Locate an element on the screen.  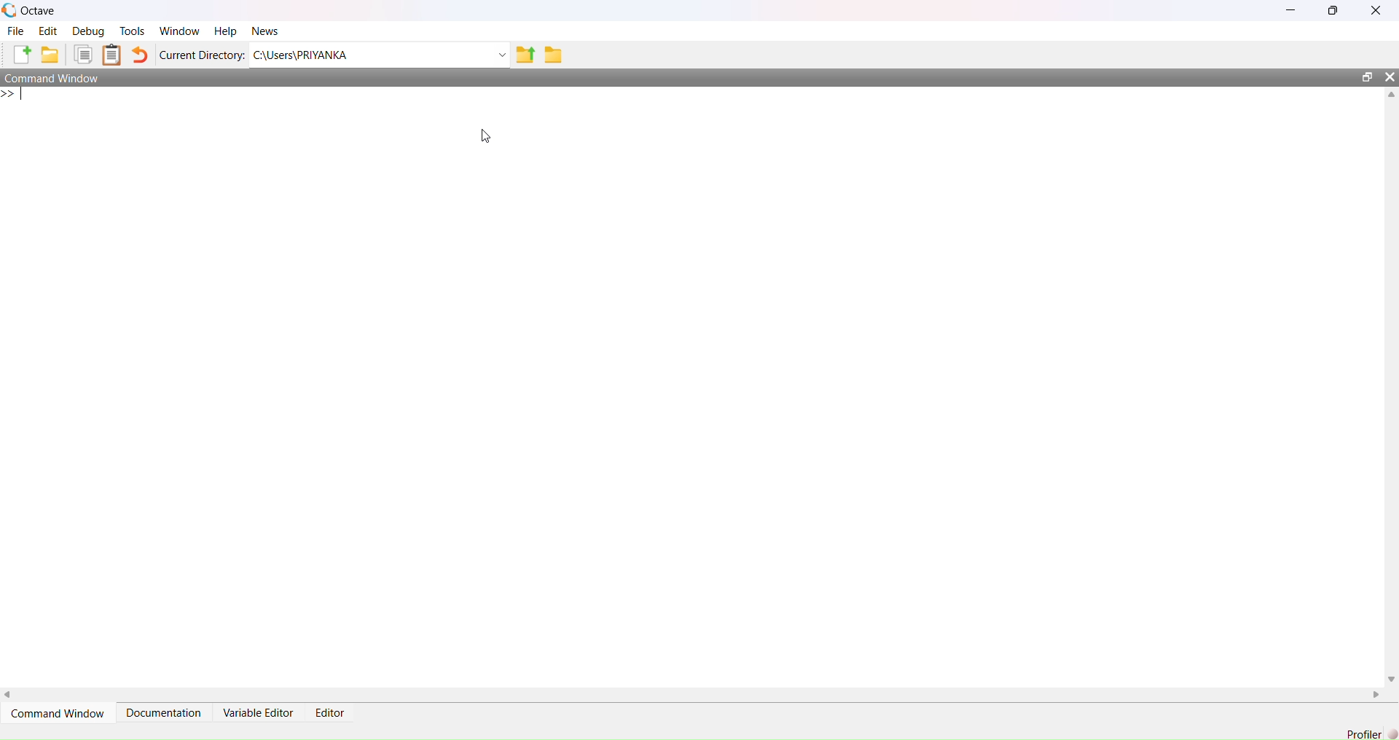
Browse directories is located at coordinates (554, 53).